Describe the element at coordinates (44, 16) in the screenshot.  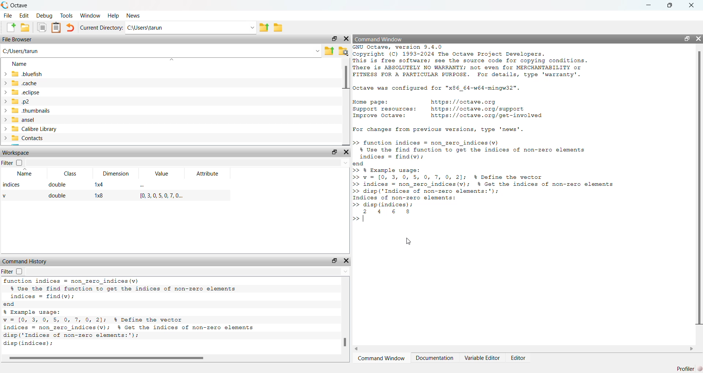
I see `Debug` at that location.